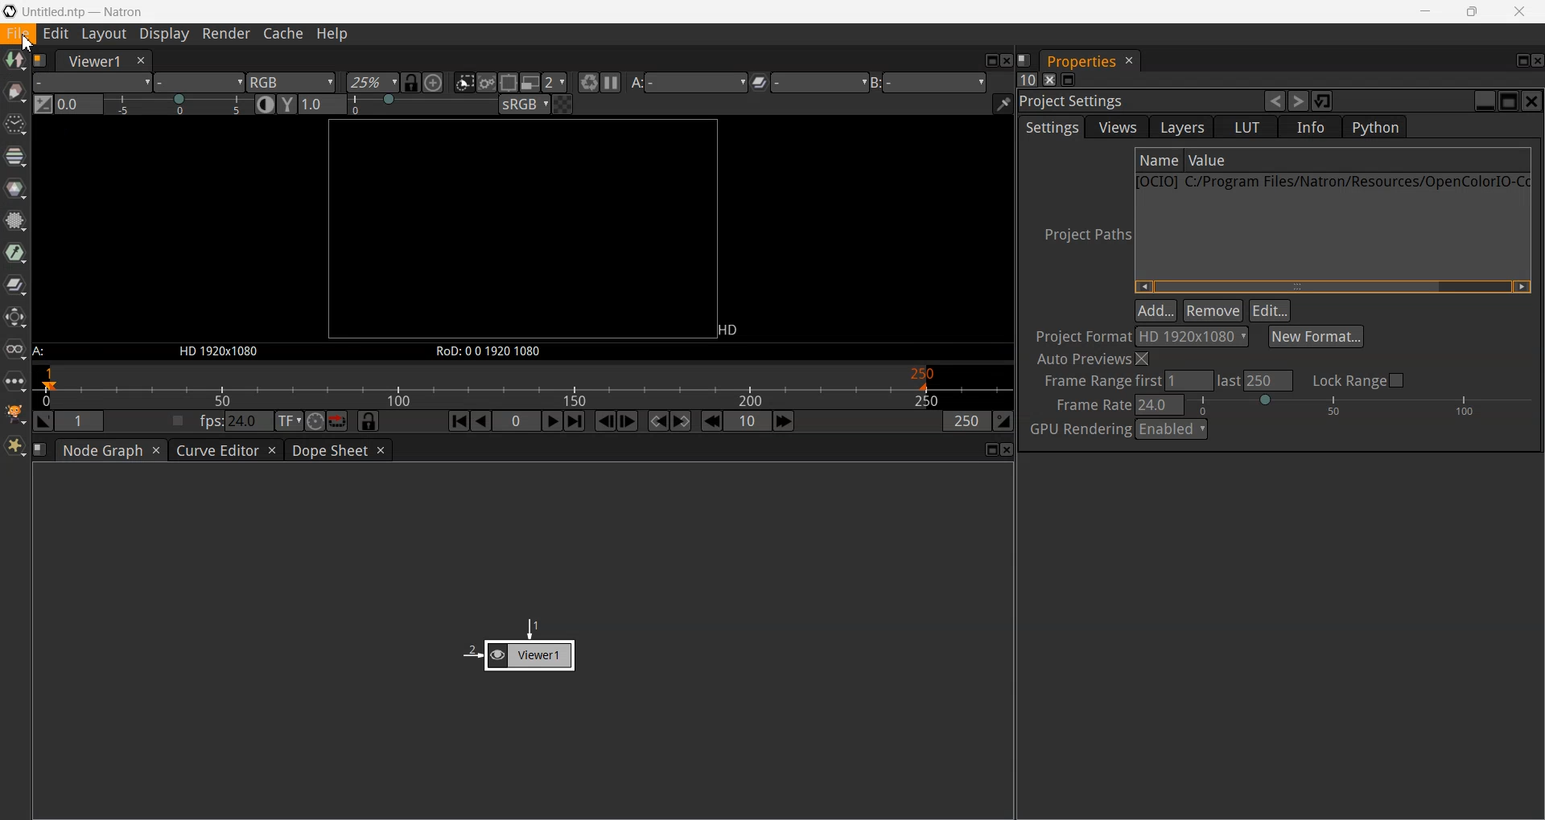 The width and height of the screenshot is (1545, 820). I want to click on Next Frame, so click(628, 420).